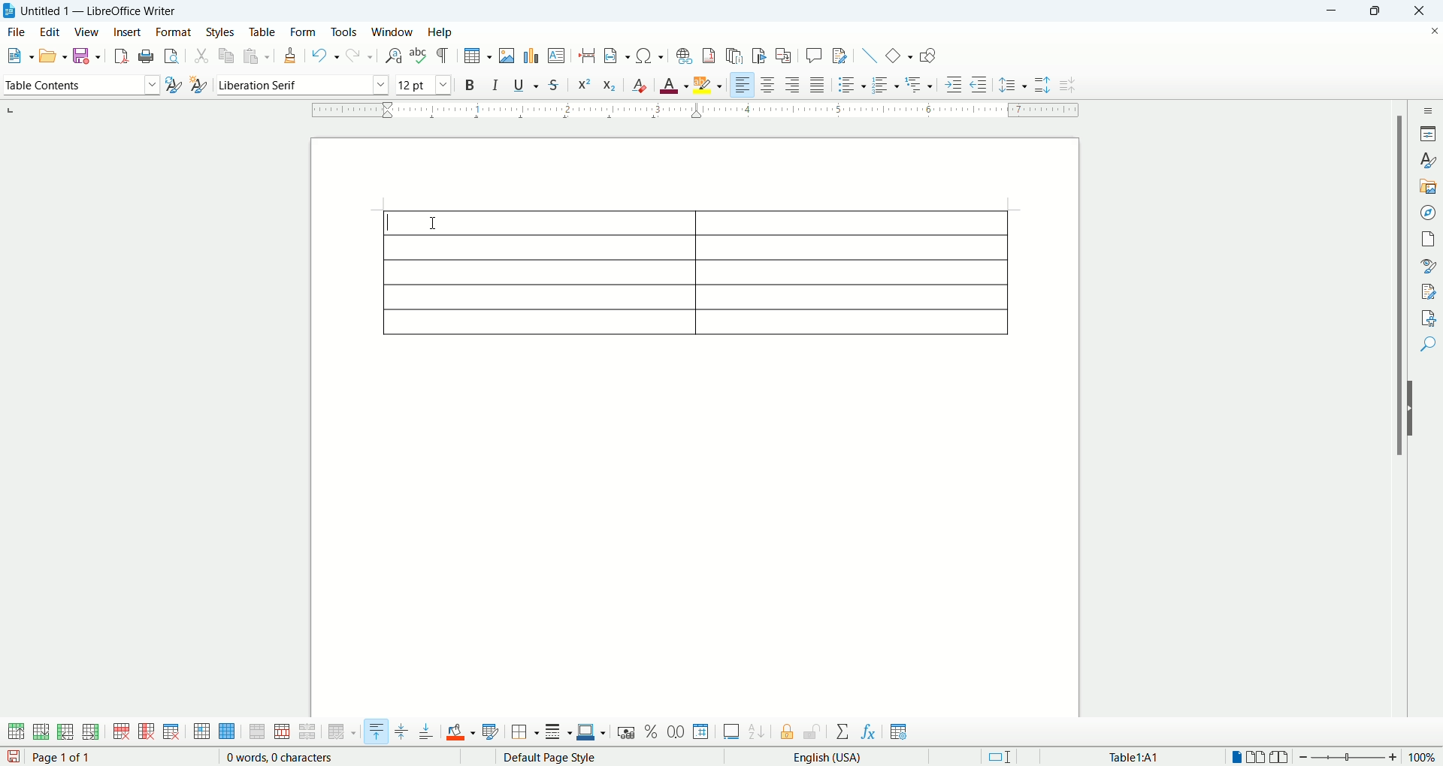 The height and width of the screenshot is (766, 1443). Describe the element at coordinates (86, 56) in the screenshot. I see `save` at that location.